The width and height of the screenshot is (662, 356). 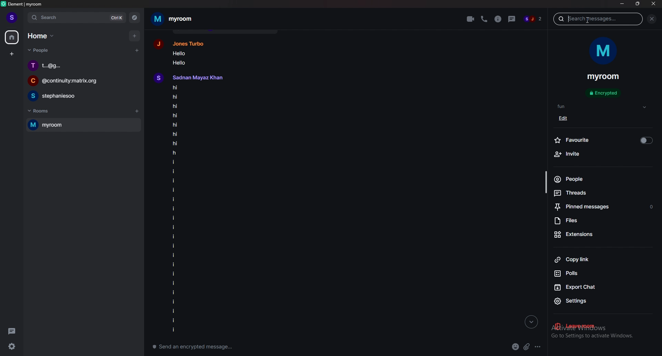 What do you see at coordinates (510, 19) in the screenshot?
I see `threads` at bounding box center [510, 19].